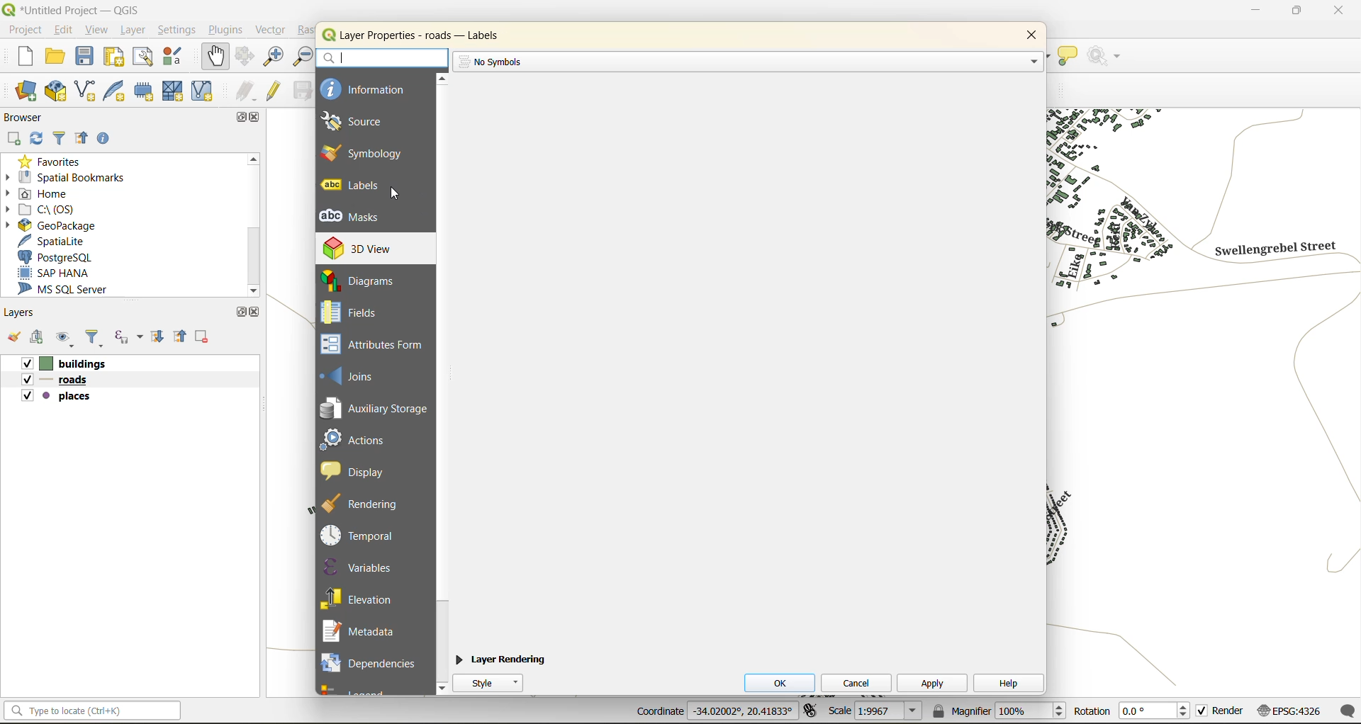 This screenshot has height=724, width=1361. Describe the element at coordinates (258, 314) in the screenshot. I see `close` at that location.